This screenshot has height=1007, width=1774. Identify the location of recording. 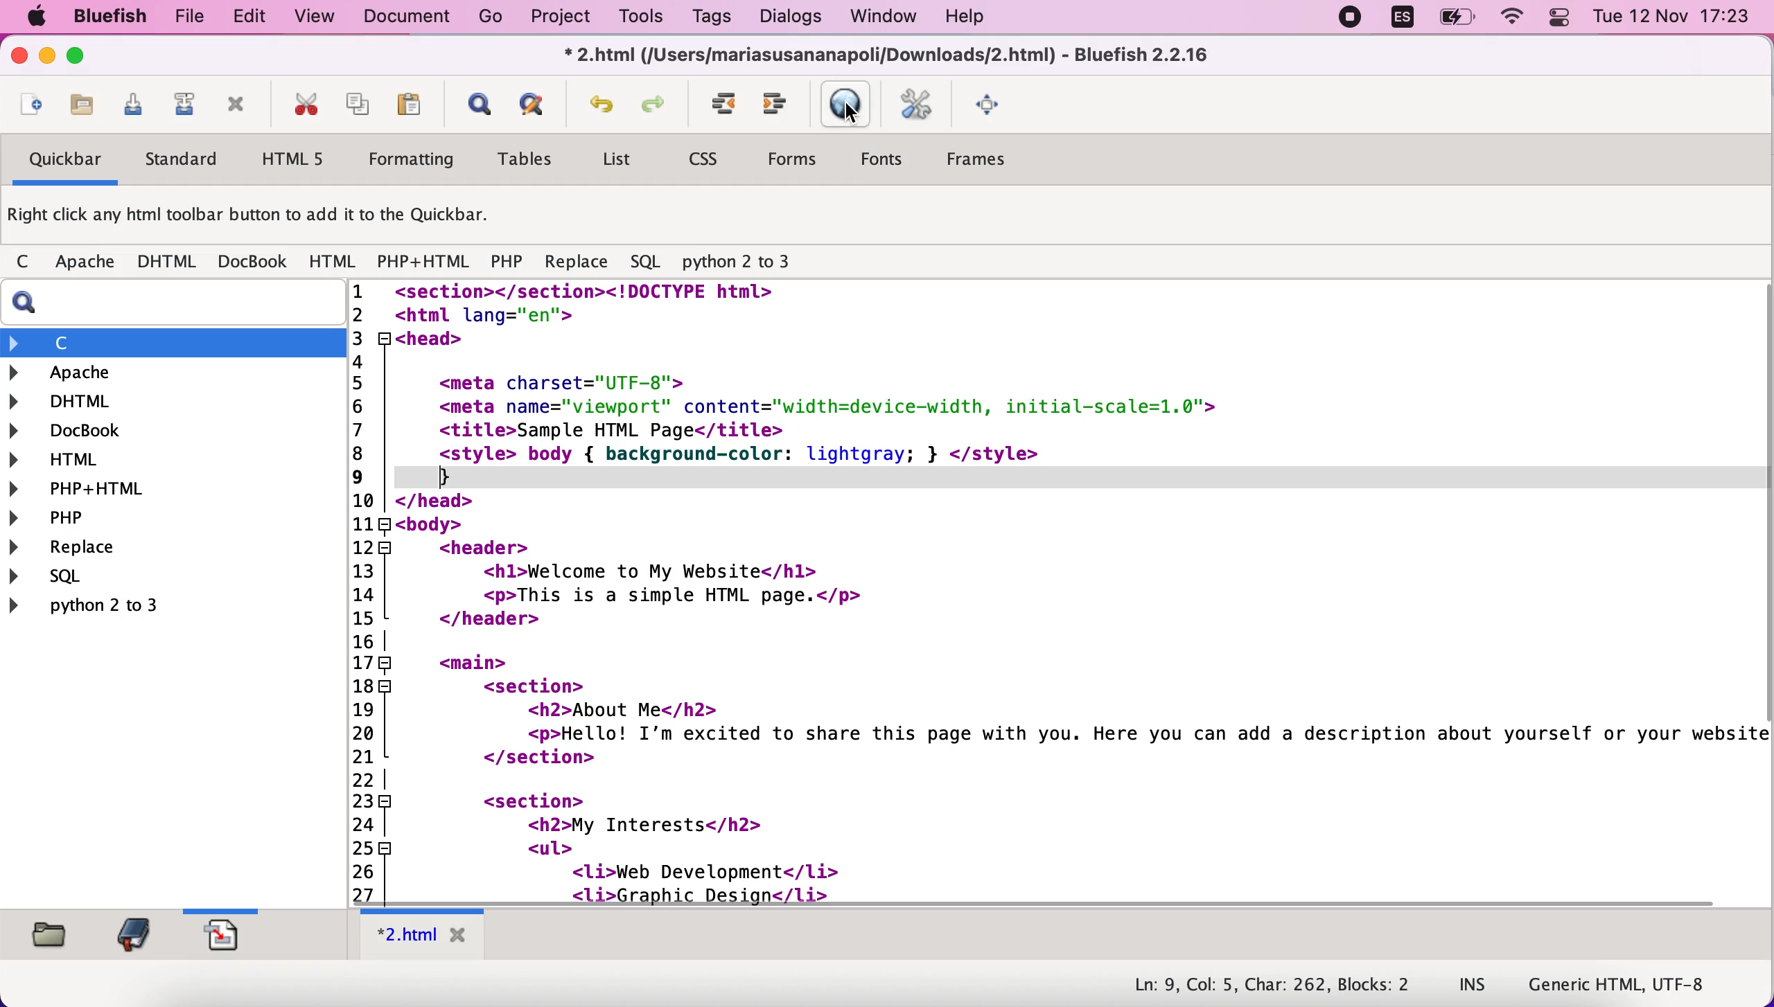
(1349, 20).